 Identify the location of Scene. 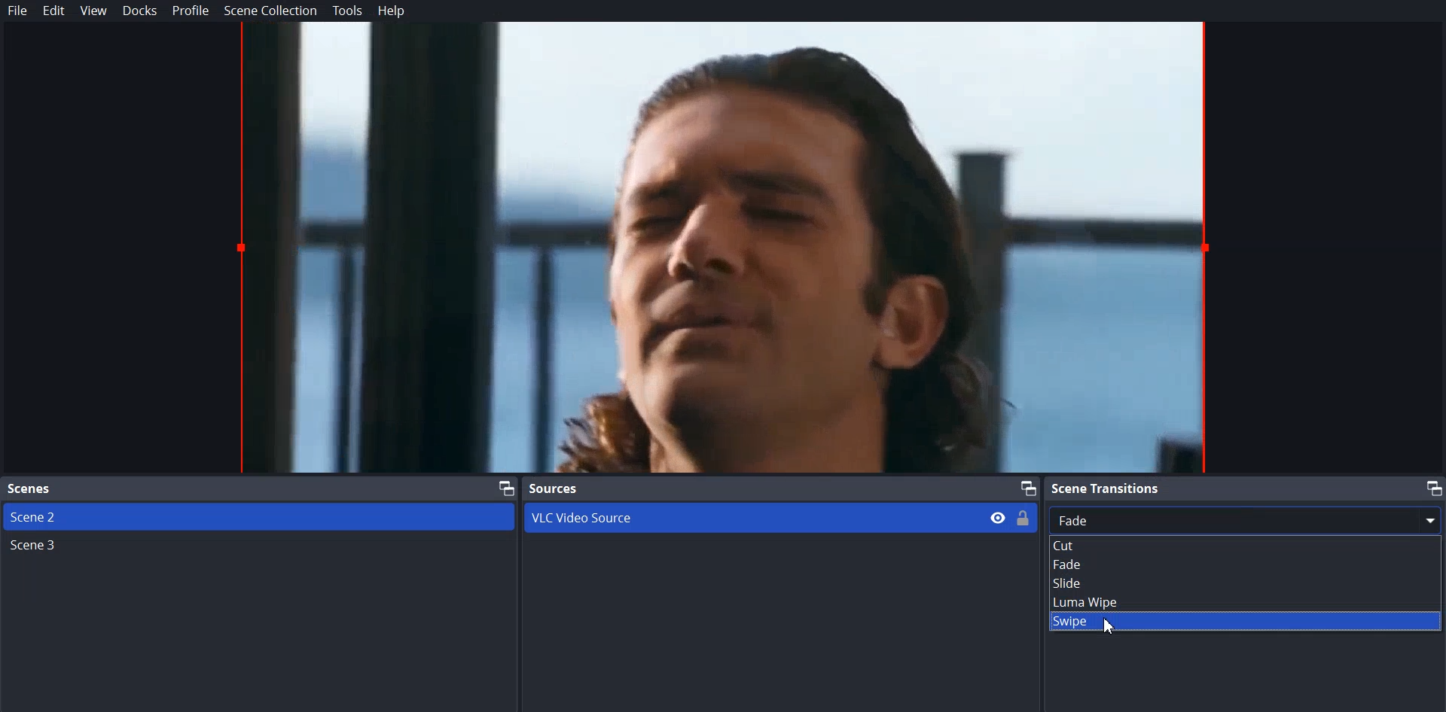
(259, 488).